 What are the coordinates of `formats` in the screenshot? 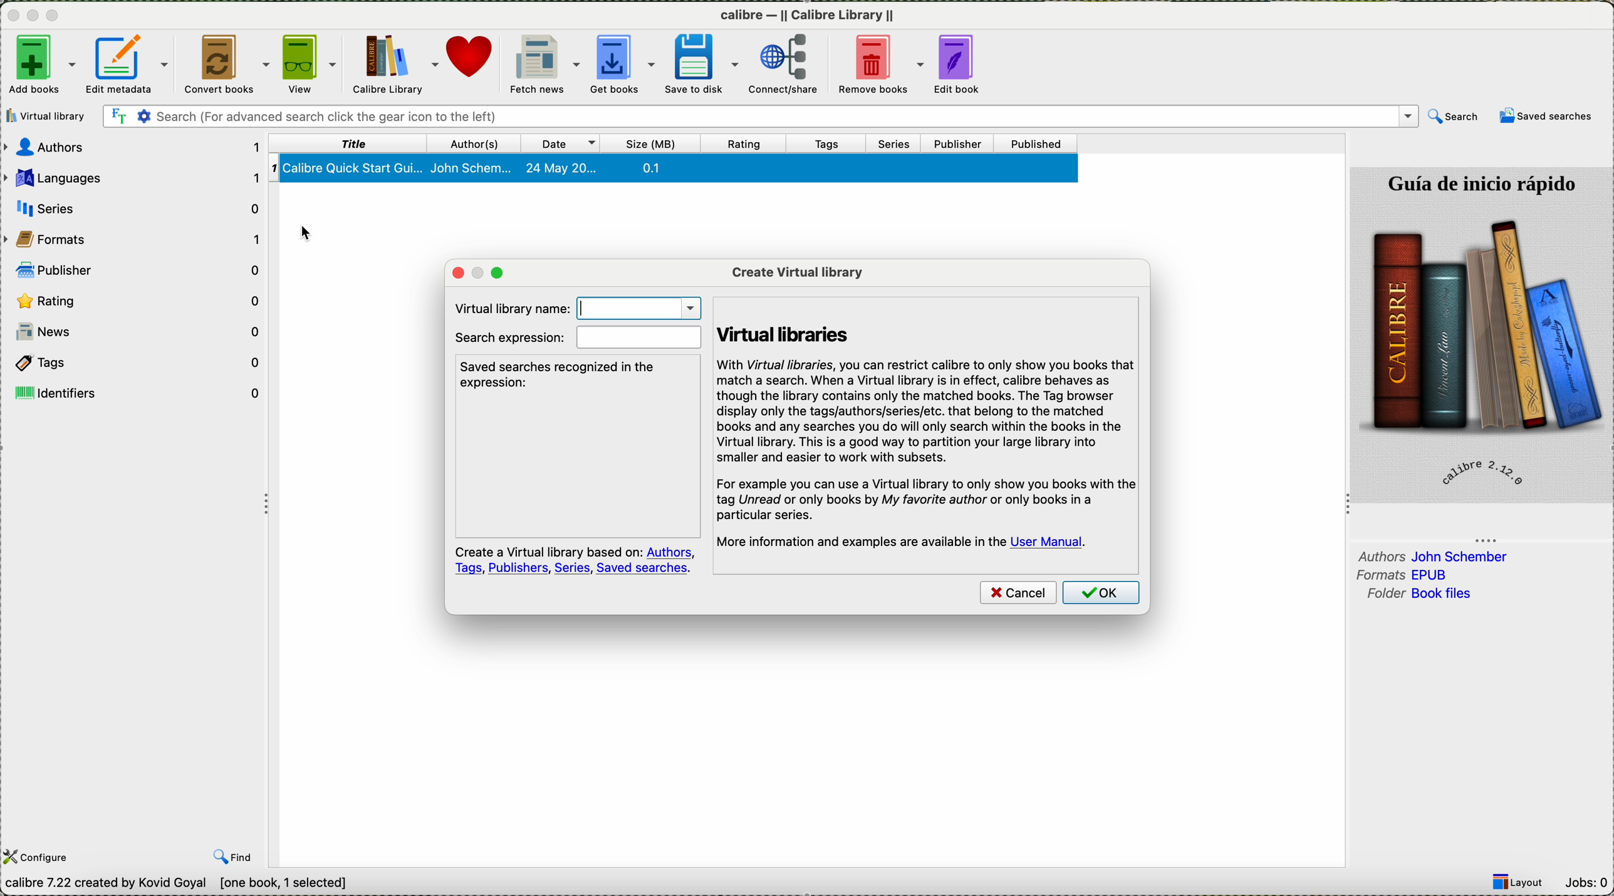 It's located at (136, 239).